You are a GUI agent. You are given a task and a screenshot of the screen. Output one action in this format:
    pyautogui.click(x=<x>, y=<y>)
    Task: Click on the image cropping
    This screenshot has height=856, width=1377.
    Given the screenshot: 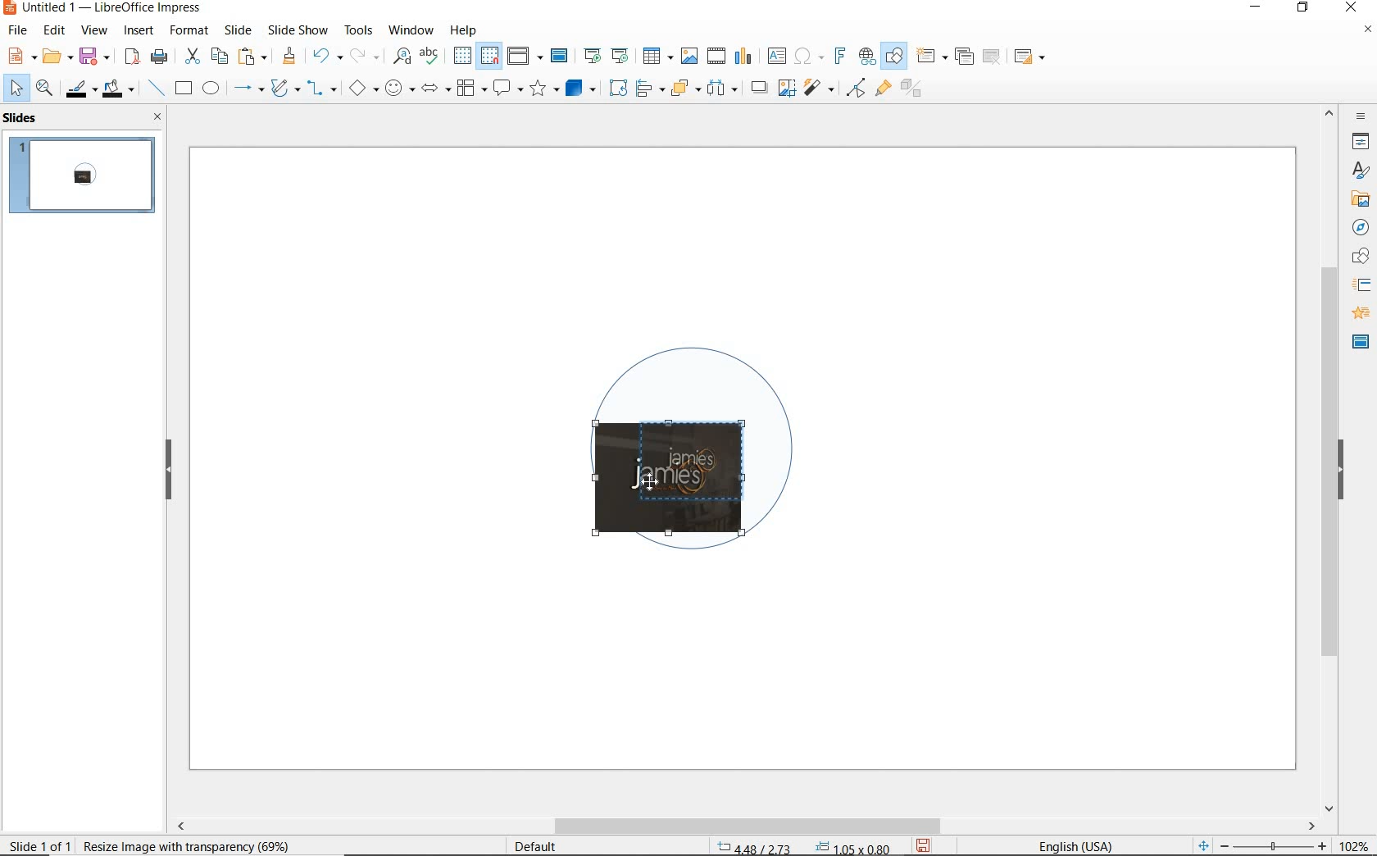 What is the action you would take?
    pyautogui.click(x=675, y=480)
    